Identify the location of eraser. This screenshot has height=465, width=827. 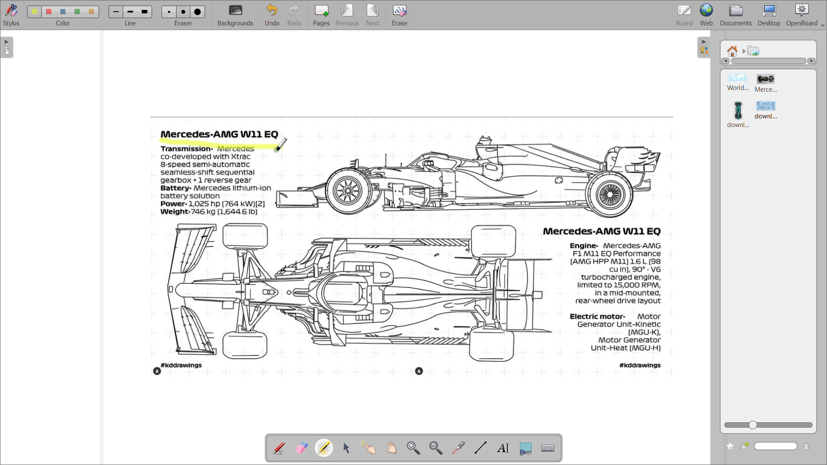
(184, 24).